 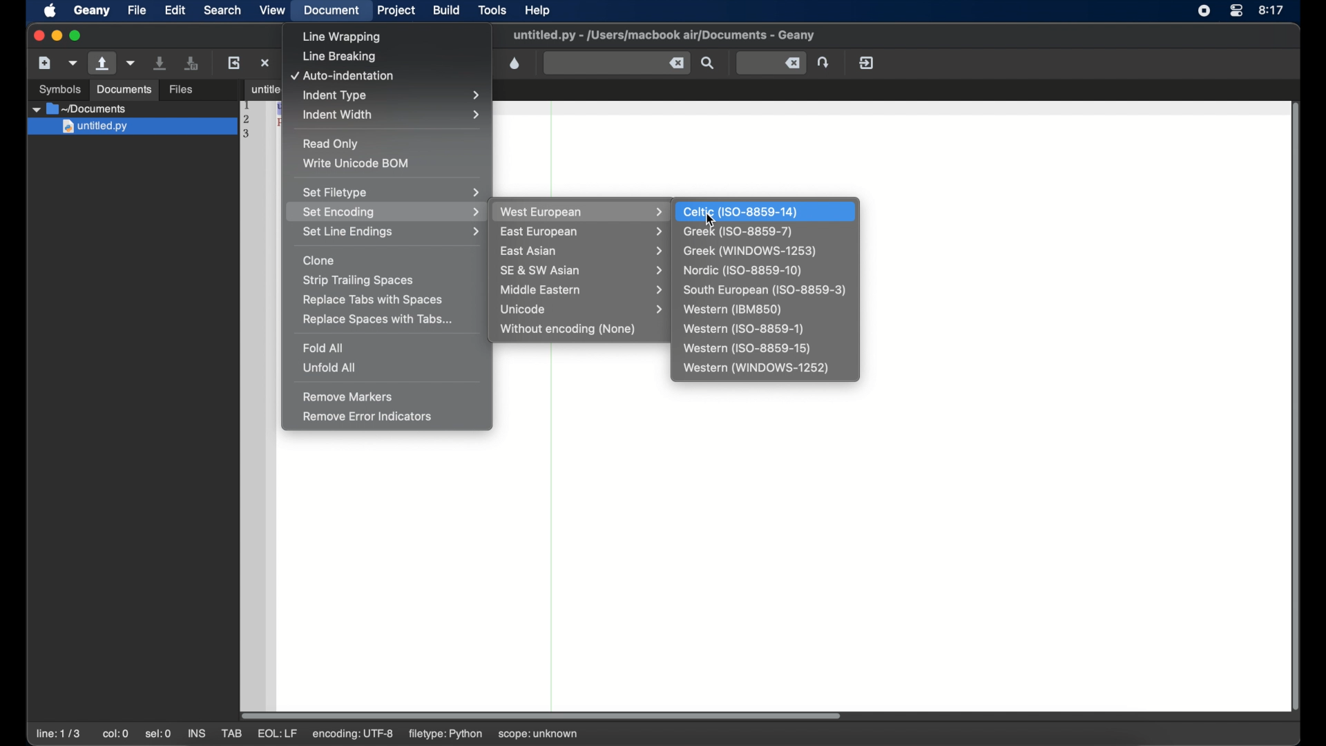 What do you see at coordinates (196, 734) in the screenshot?
I see `ins` at bounding box center [196, 734].